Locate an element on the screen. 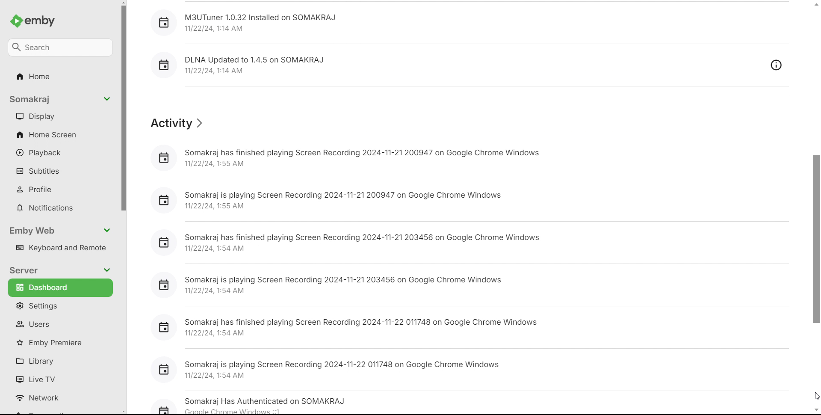  live tv is located at coordinates (60, 377).